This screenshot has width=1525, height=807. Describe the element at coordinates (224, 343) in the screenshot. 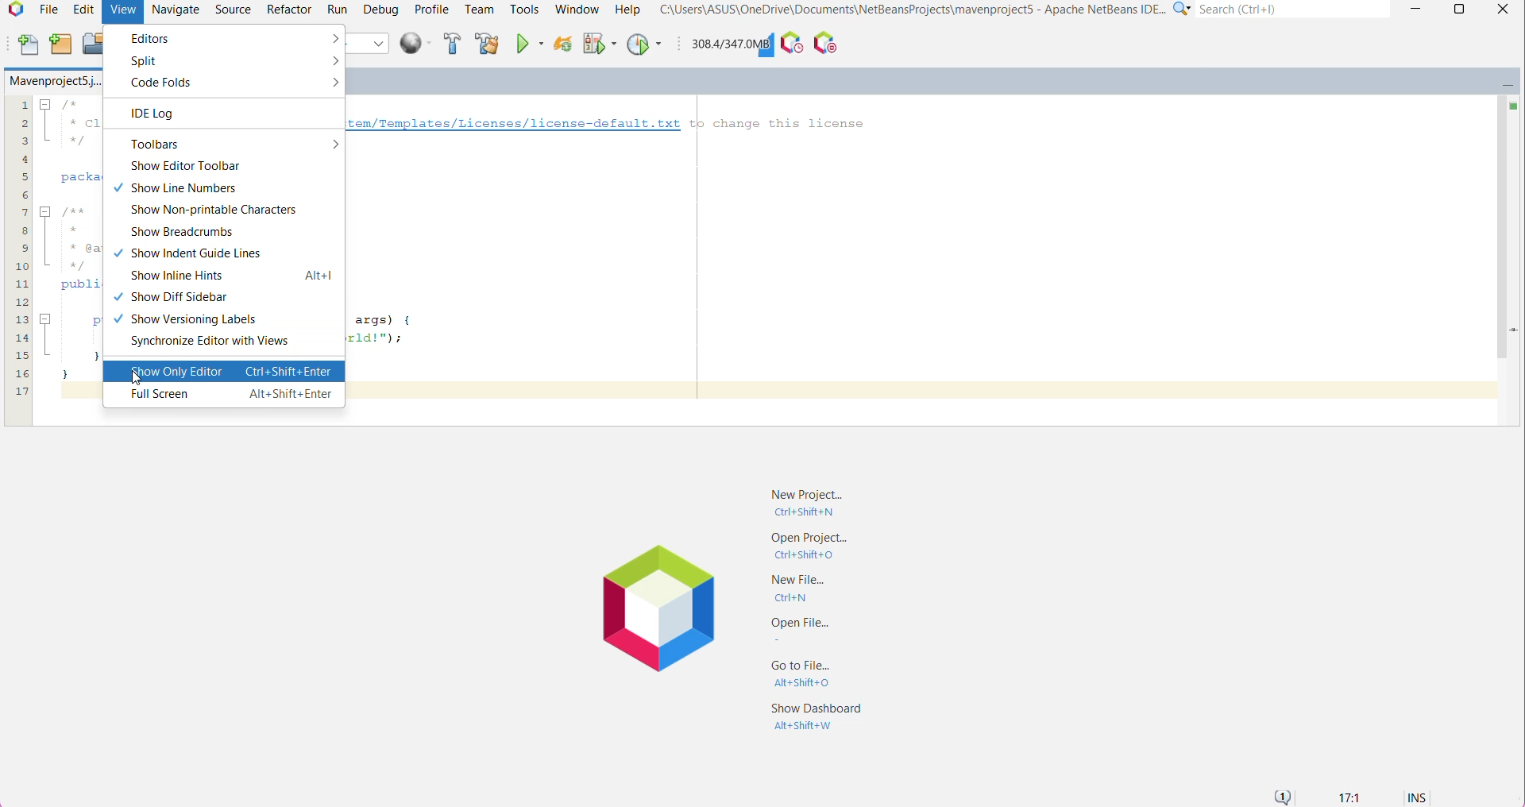

I see `Synchronize Editor with Views` at that location.